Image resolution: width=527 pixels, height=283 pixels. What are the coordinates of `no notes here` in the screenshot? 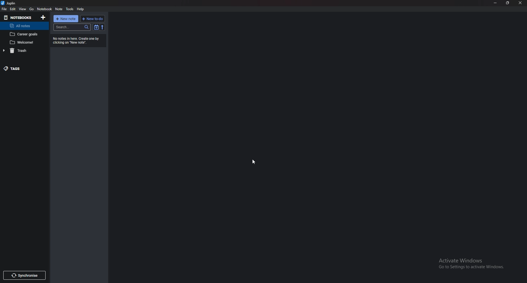 It's located at (79, 40).